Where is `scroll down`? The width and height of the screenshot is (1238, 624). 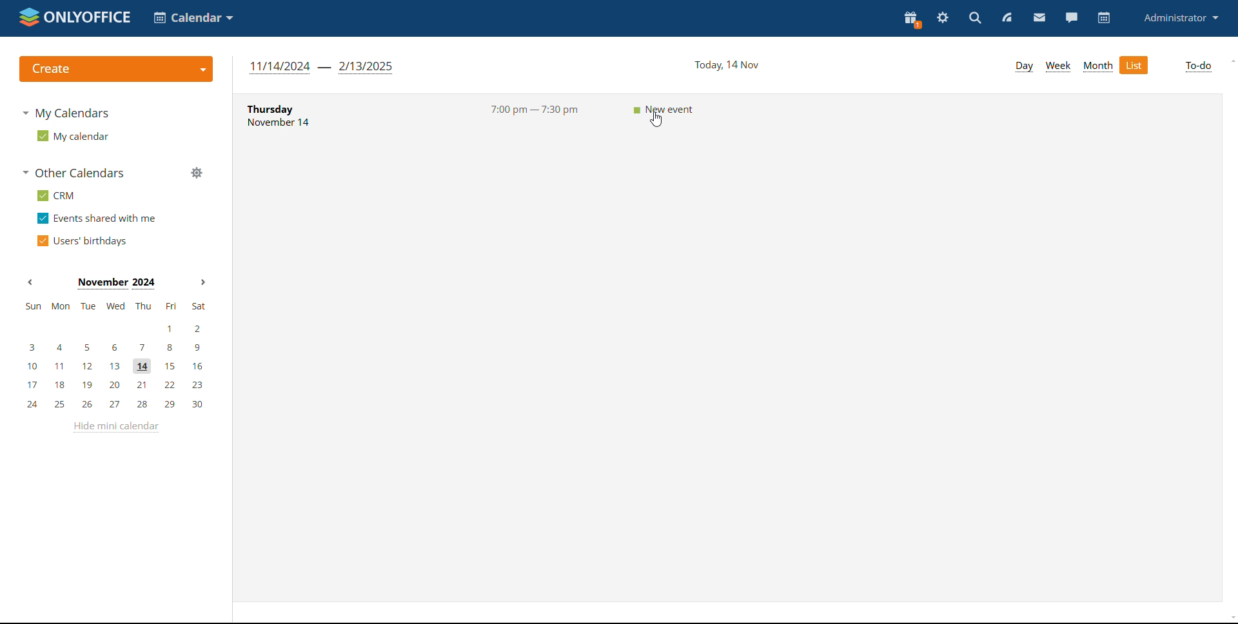 scroll down is located at coordinates (1230, 618).